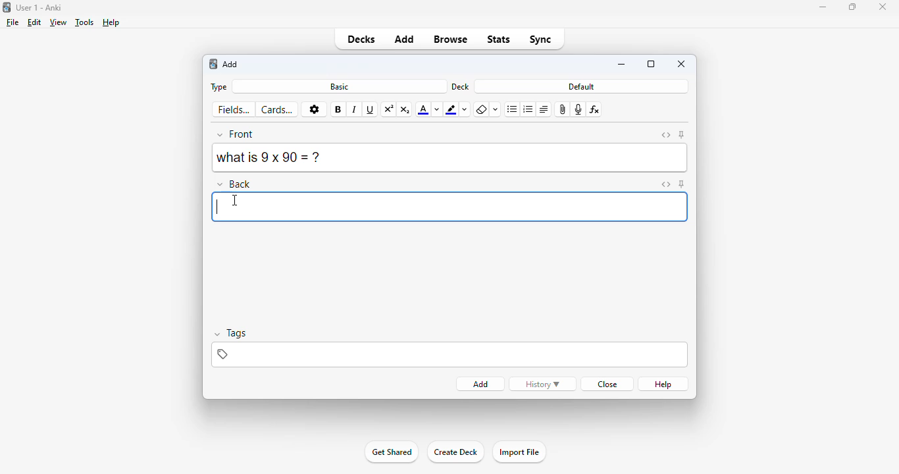 This screenshot has height=474, width=899. I want to click on logo, so click(6, 7).